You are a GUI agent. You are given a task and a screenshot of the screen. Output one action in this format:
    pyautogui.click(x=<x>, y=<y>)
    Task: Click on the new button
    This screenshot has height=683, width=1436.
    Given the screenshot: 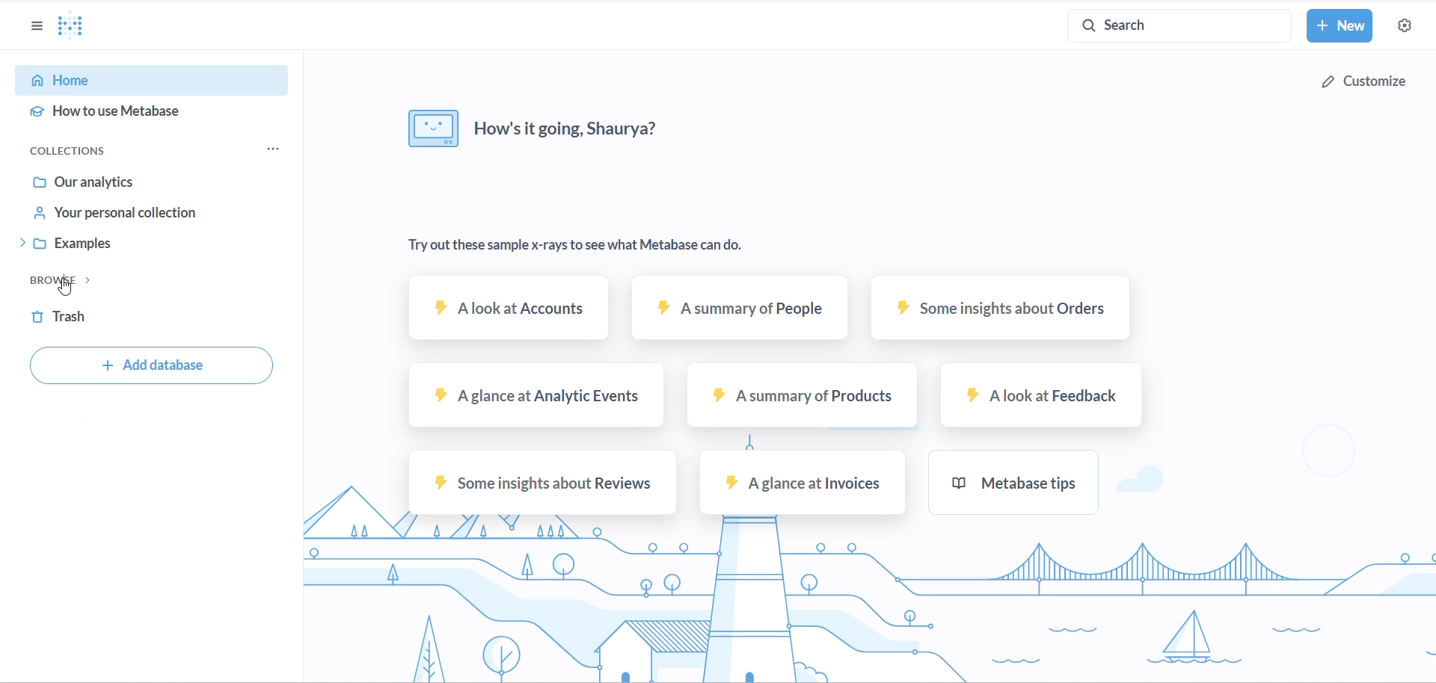 What is the action you would take?
    pyautogui.click(x=1338, y=28)
    